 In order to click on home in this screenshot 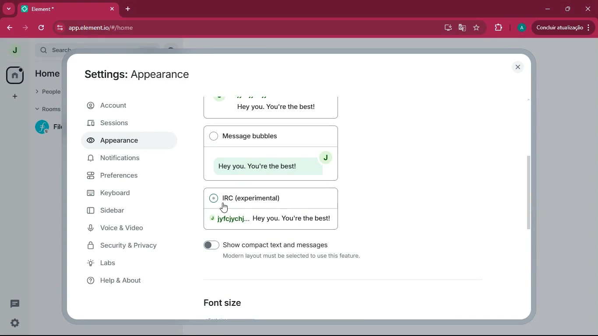, I will do `click(49, 73)`.